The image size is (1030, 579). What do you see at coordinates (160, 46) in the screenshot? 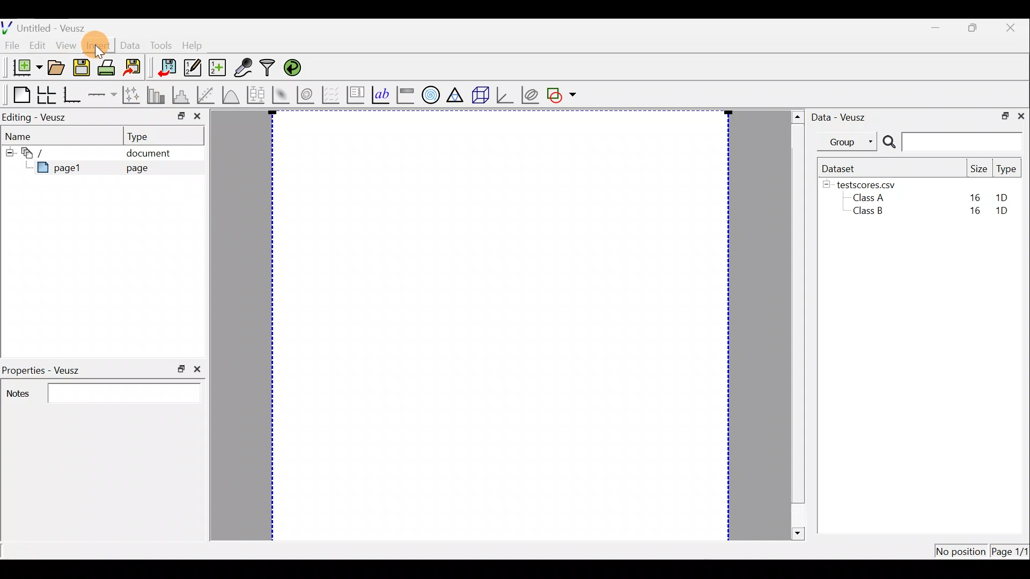
I see `Tools` at bounding box center [160, 46].